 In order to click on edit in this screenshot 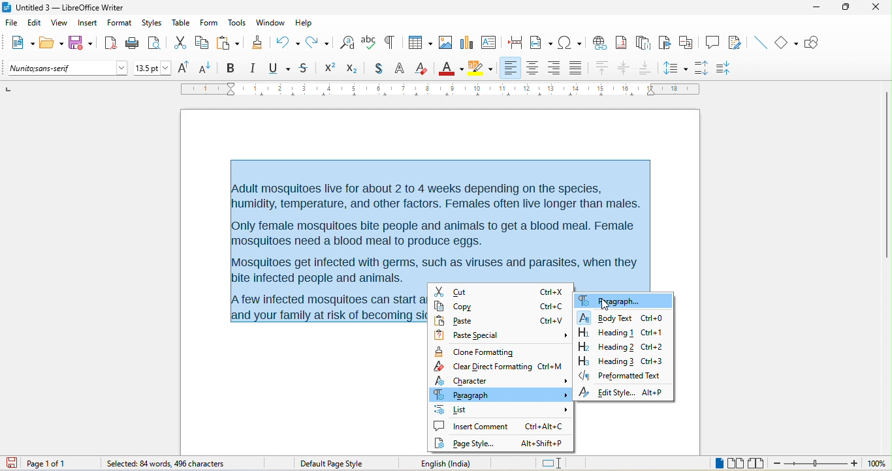, I will do `click(35, 25)`.